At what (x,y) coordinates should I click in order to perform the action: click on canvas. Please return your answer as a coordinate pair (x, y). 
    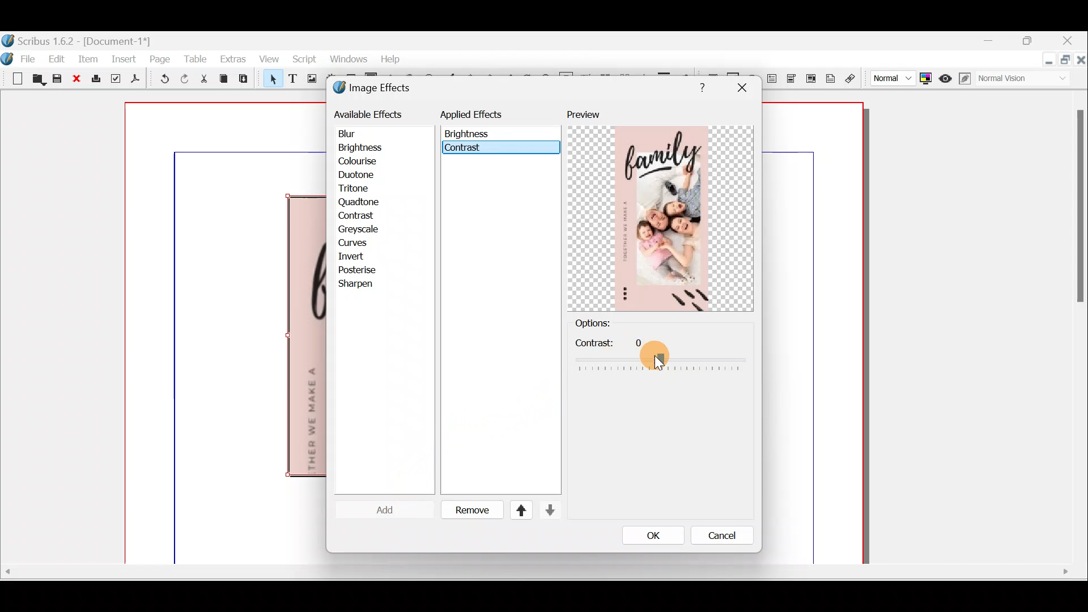
    Looking at the image, I should click on (814, 334).